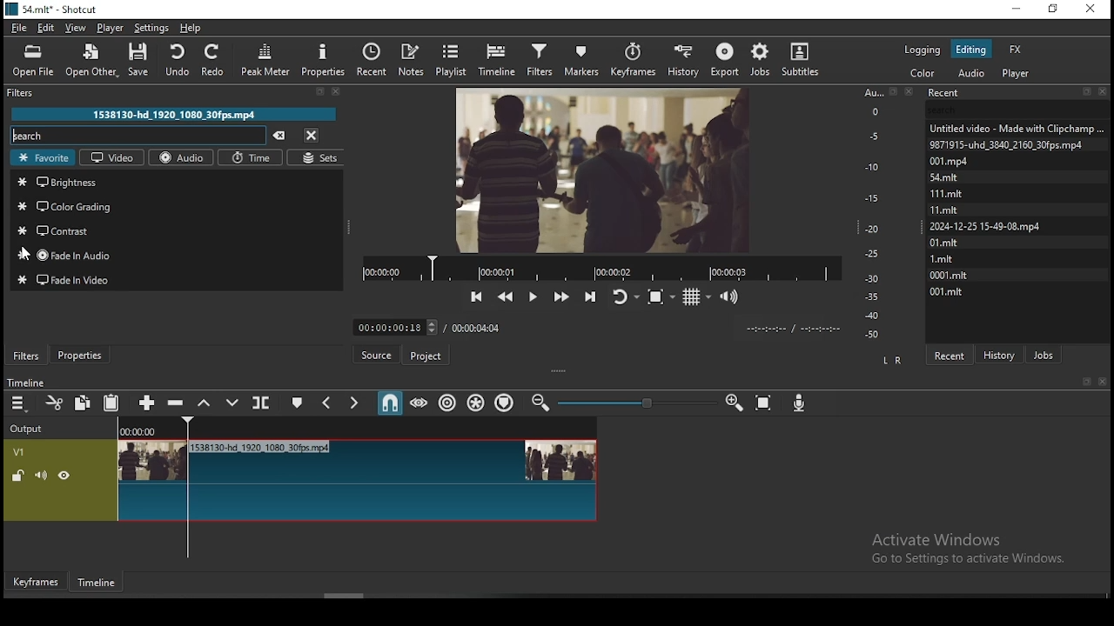 This screenshot has width=1114, height=626. Describe the element at coordinates (152, 28) in the screenshot. I see `settings` at that location.